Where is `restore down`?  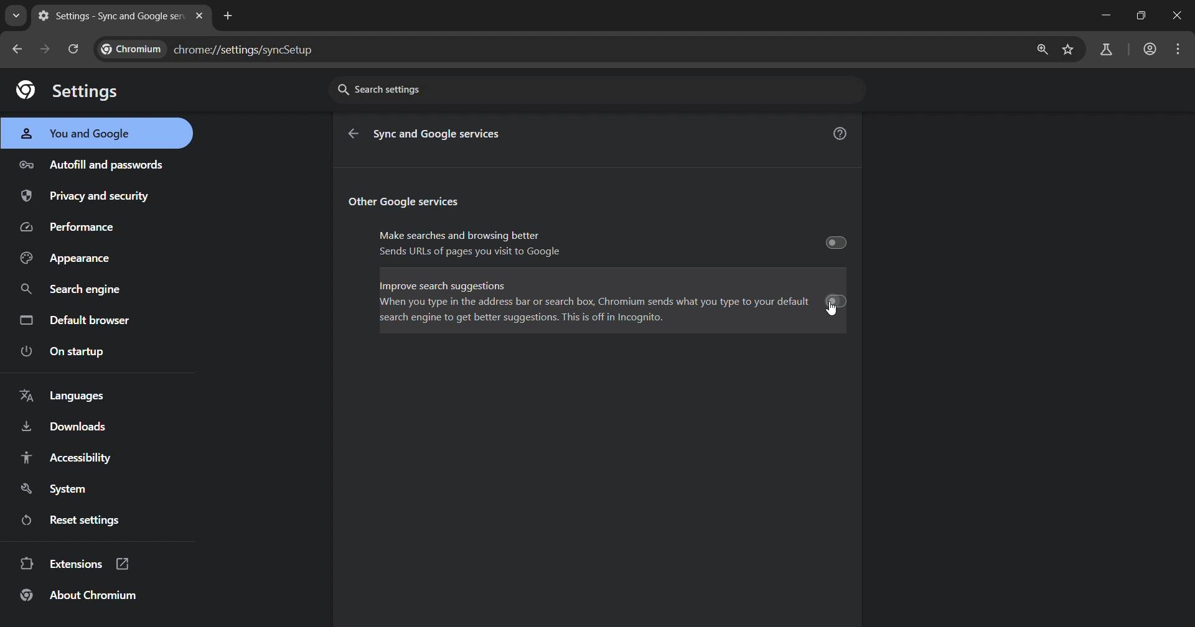
restore down is located at coordinates (1140, 17).